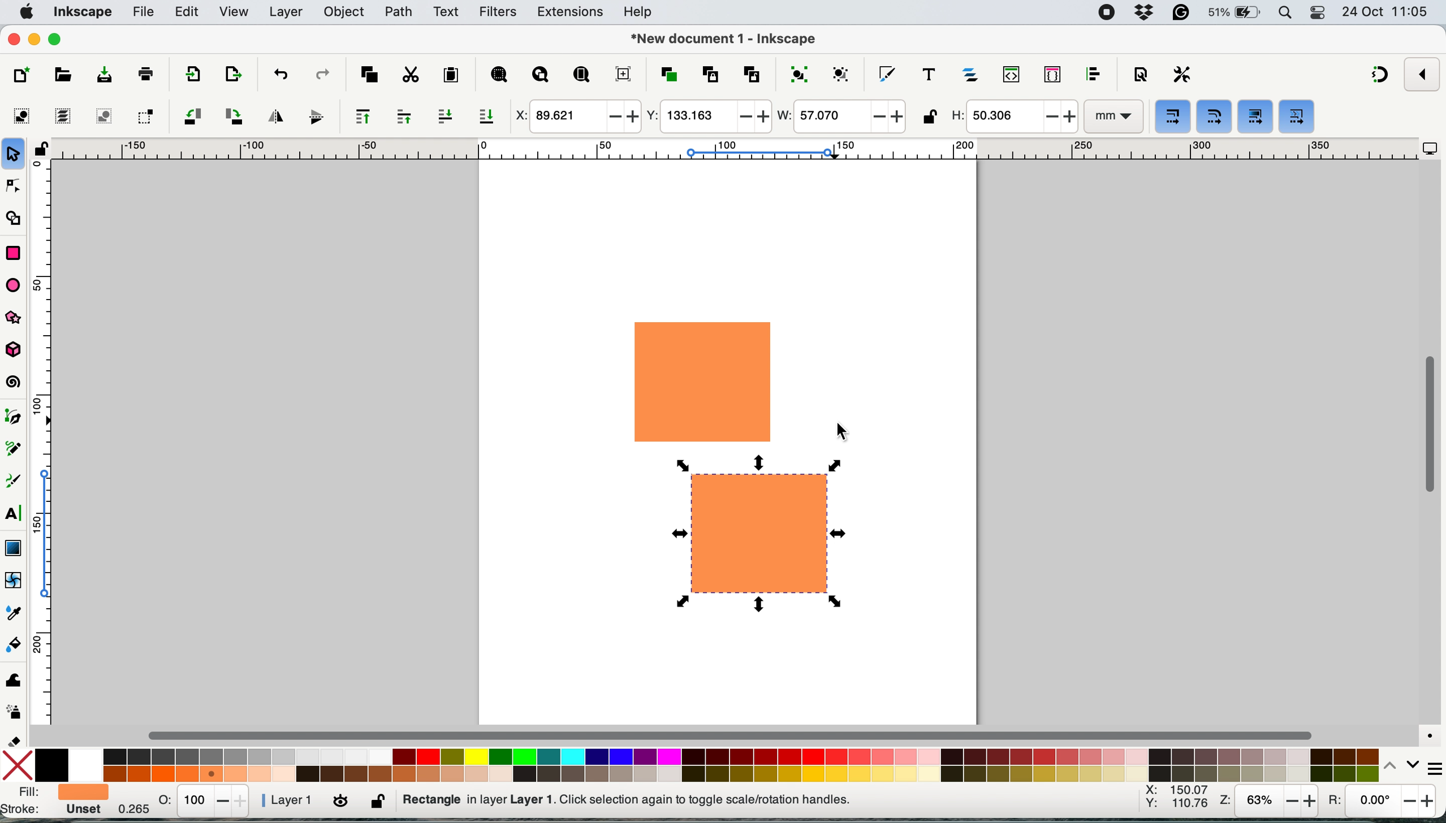 The image size is (1446, 823). I want to click on spiral tool, so click(15, 383).